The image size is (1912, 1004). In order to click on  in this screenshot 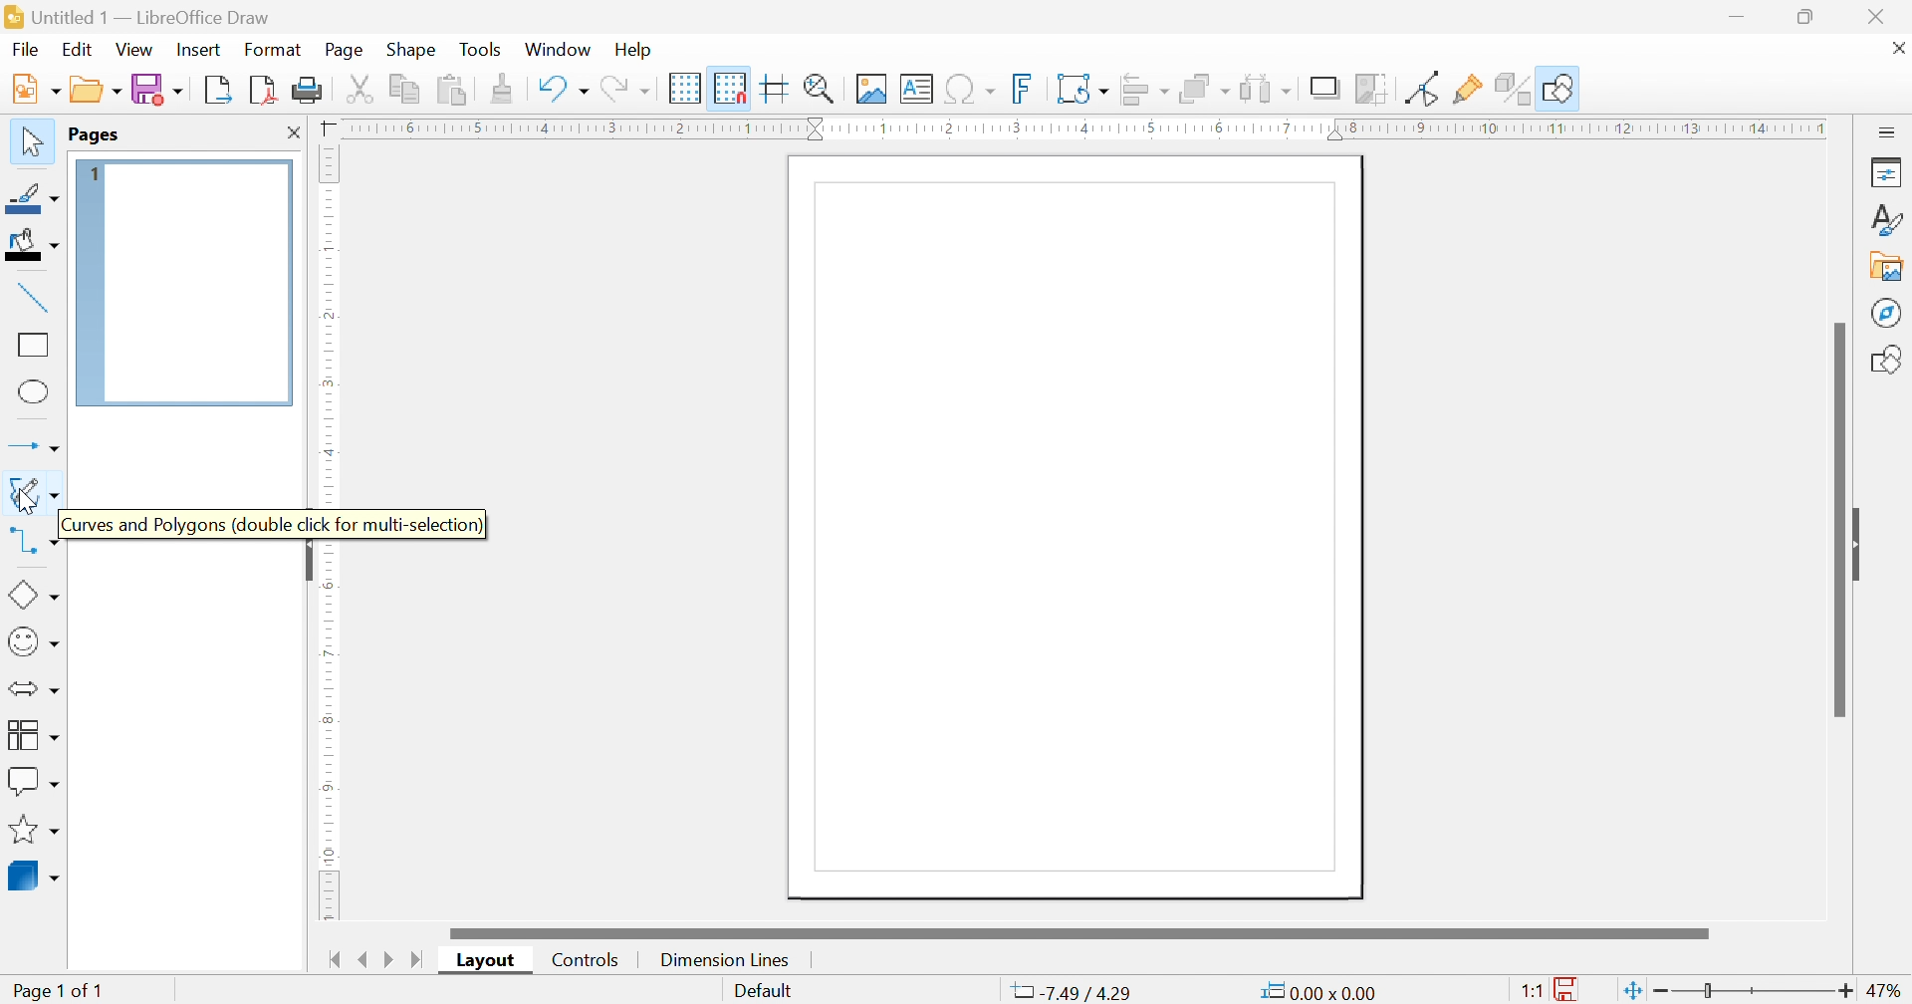, I will do `click(27, 50)`.